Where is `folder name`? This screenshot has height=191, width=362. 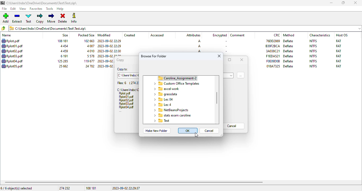
folder name is located at coordinates (171, 110).